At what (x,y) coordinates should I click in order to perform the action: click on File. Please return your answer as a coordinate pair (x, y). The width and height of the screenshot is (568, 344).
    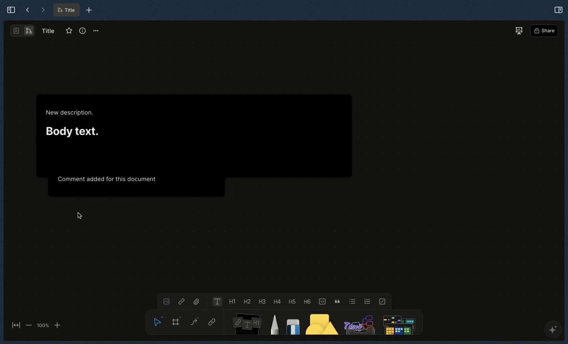
    Looking at the image, I should click on (197, 301).